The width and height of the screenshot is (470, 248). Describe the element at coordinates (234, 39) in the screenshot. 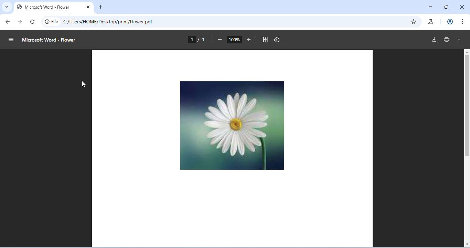

I see `zoom` at that location.